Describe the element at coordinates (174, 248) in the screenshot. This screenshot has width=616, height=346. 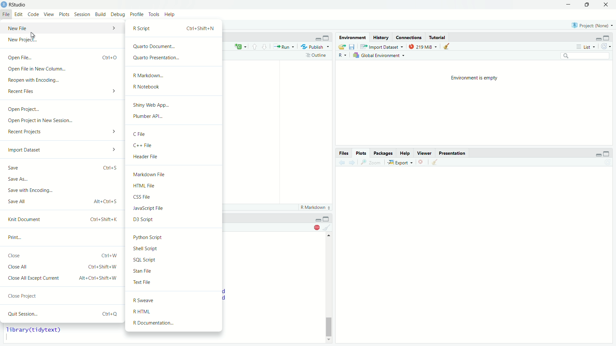
I see `Shell Script` at that location.